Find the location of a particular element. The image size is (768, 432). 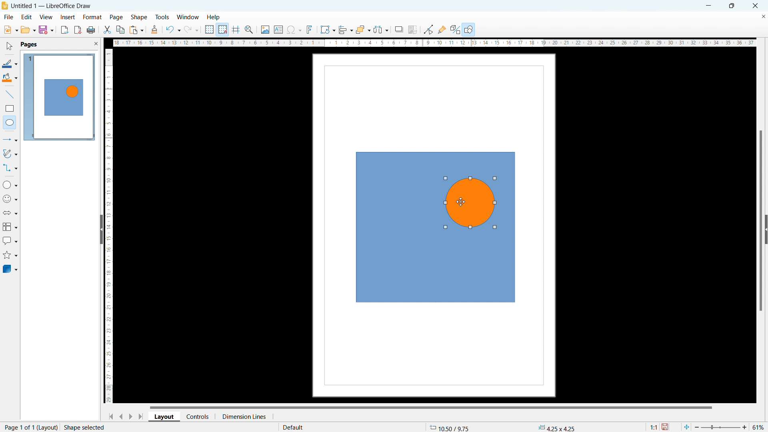

default is located at coordinates (292, 427).